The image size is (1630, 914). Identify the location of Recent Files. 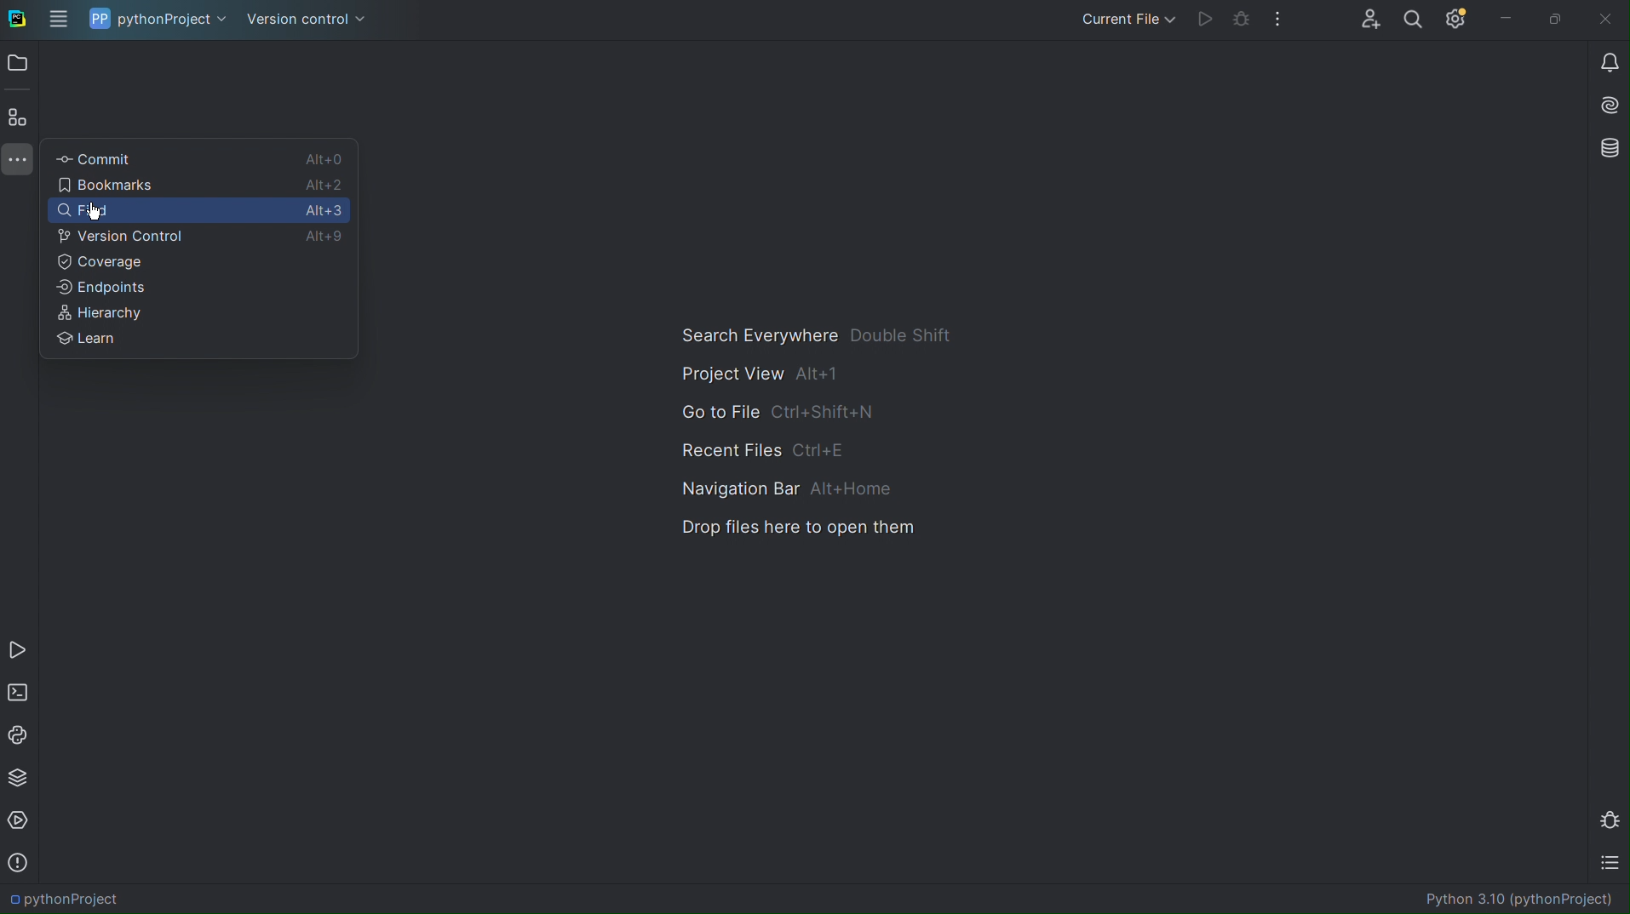
(772, 446).